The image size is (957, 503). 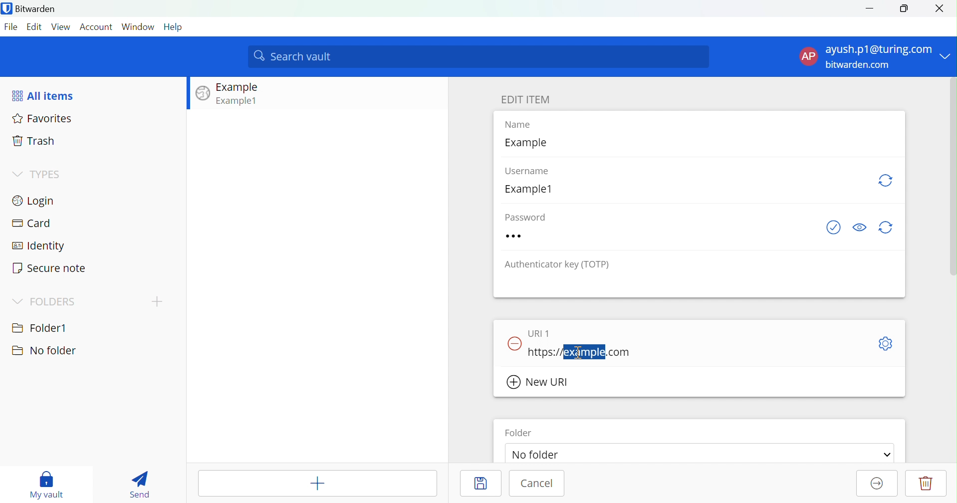 What do you see at coordinates (539, 382) in the screenshot?
I see `New URL` at bounding box center [539, 382].